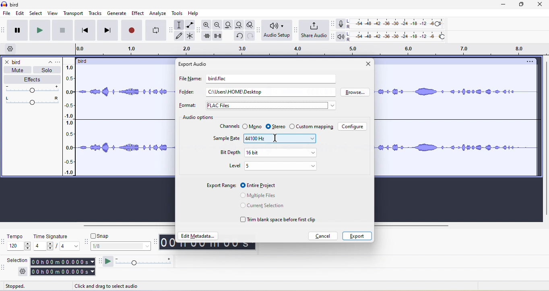 Image resolution: width=549 pixels, height=291 pixels. What do you see at coordinates (220, 37) in the screenshot?
I see `silence audio selection` at bounding box center [220, 37].